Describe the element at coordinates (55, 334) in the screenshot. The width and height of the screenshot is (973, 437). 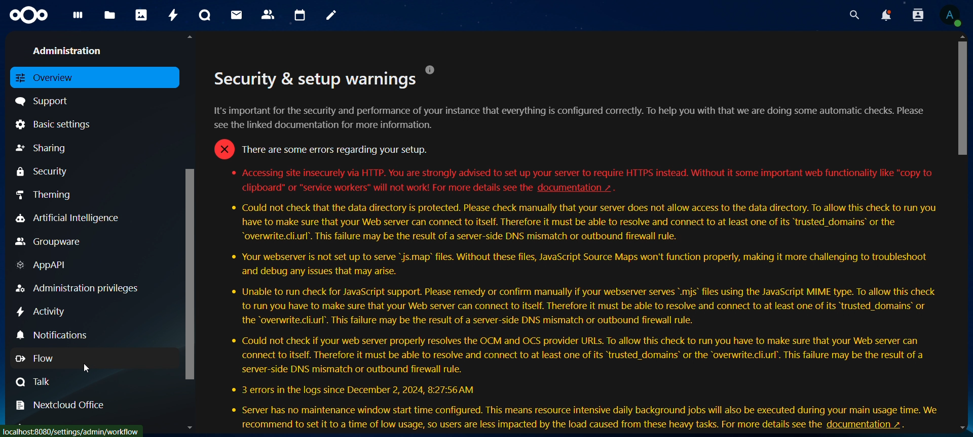
I see `notifications` at that location.